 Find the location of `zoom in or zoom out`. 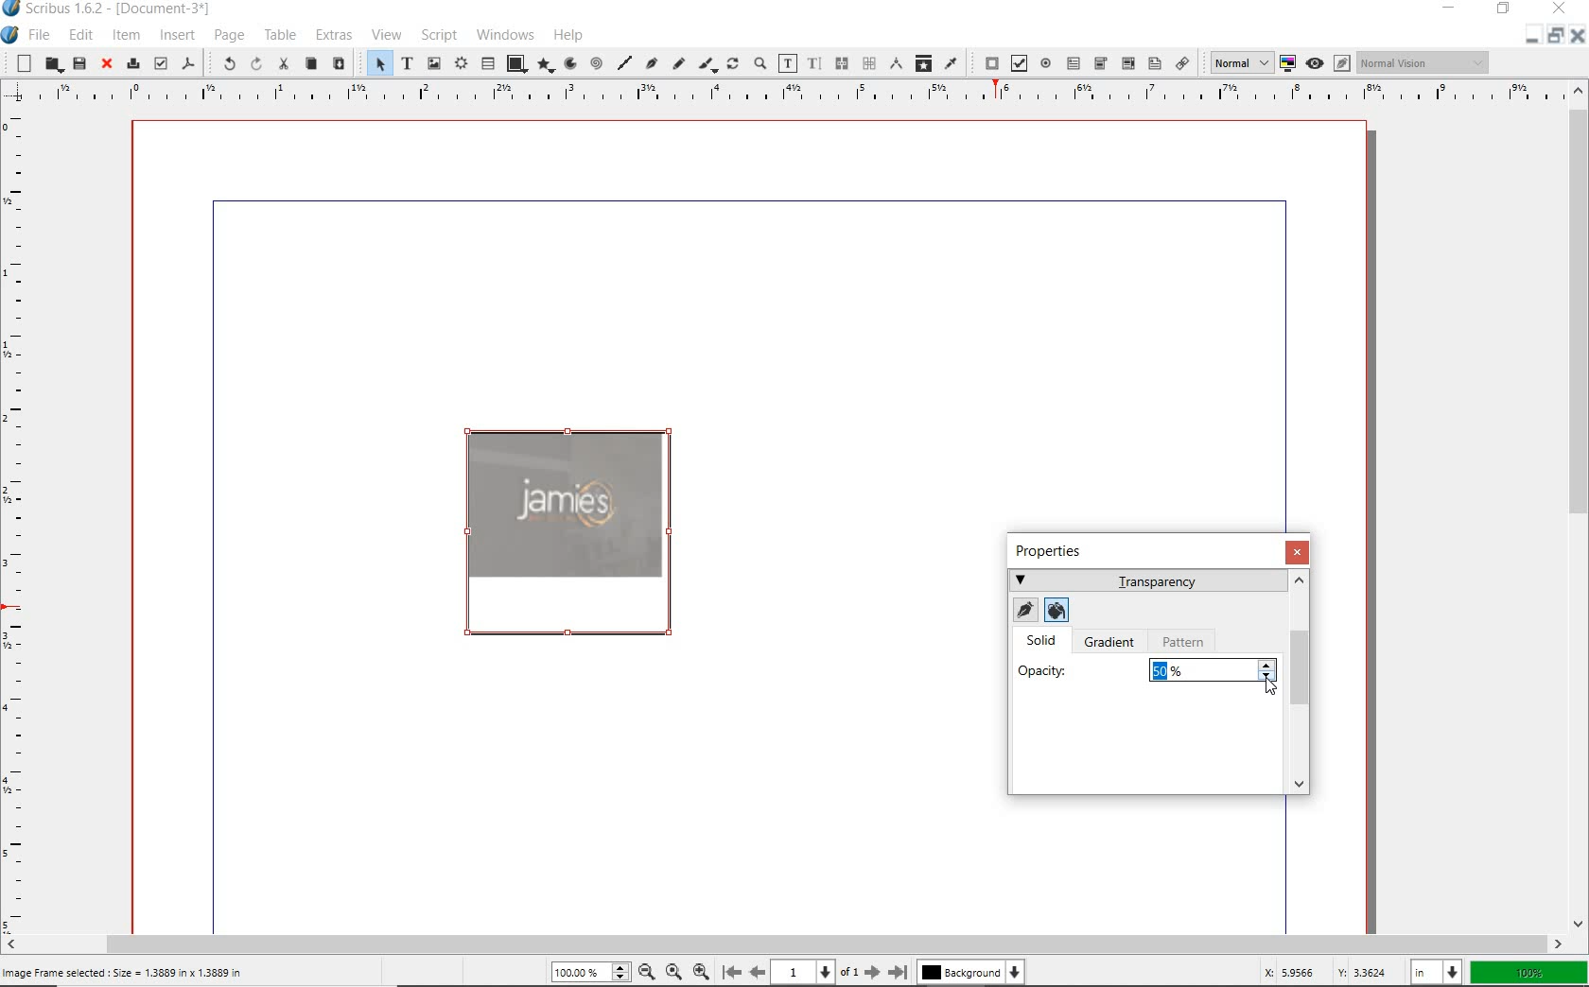

zoom in or zoom out is located at coordinates (760, 62).